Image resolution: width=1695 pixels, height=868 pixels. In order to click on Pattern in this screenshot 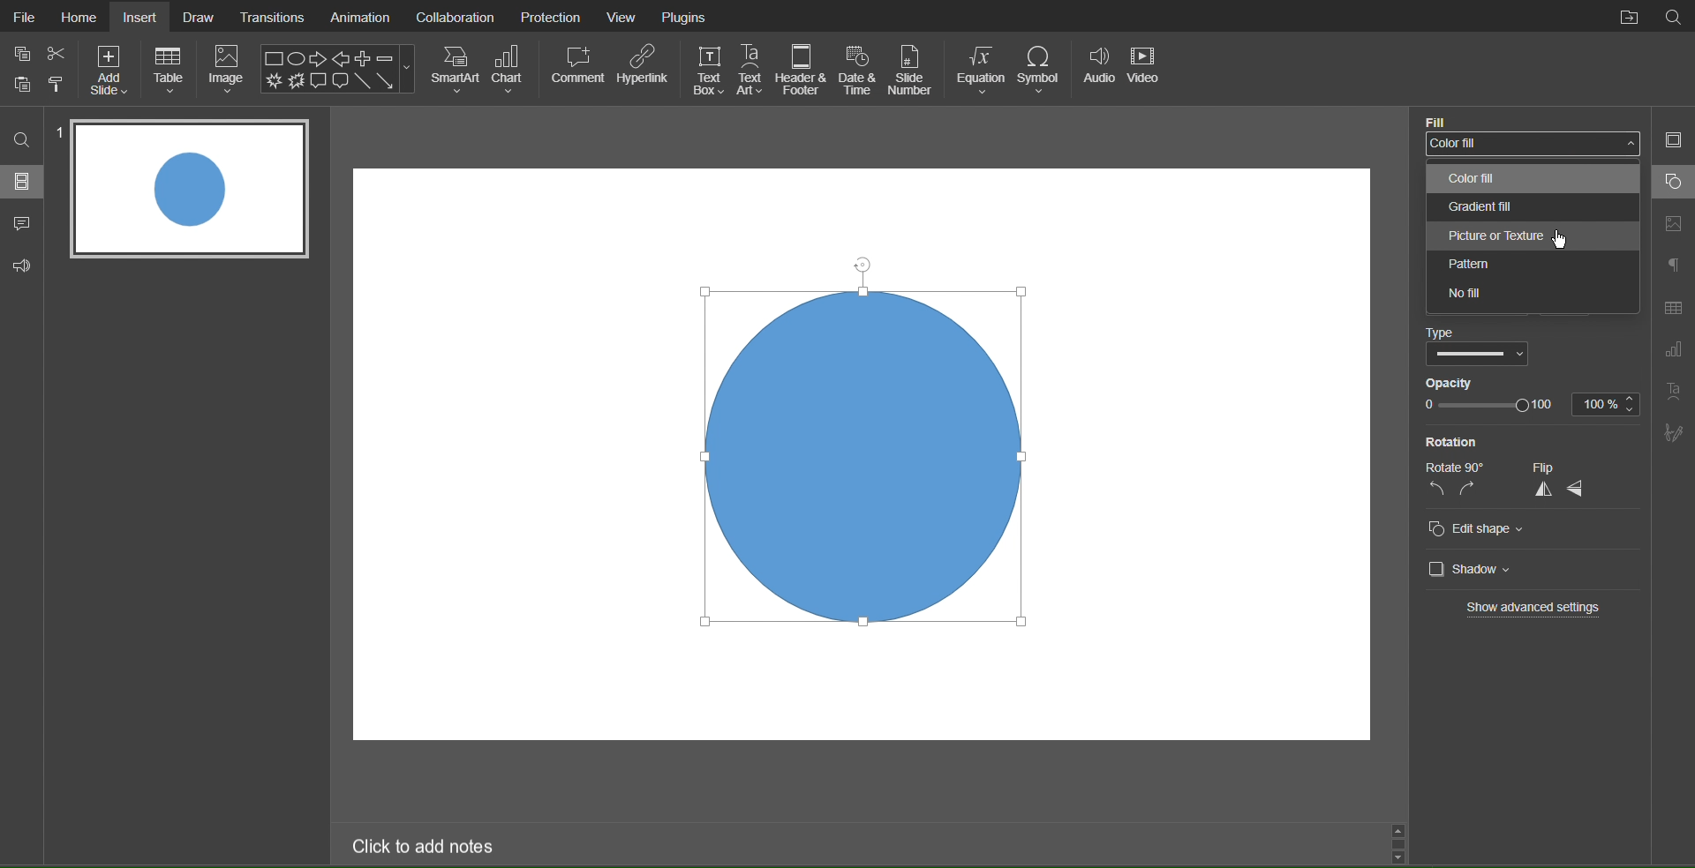, I will do `click(1528, 265)`.